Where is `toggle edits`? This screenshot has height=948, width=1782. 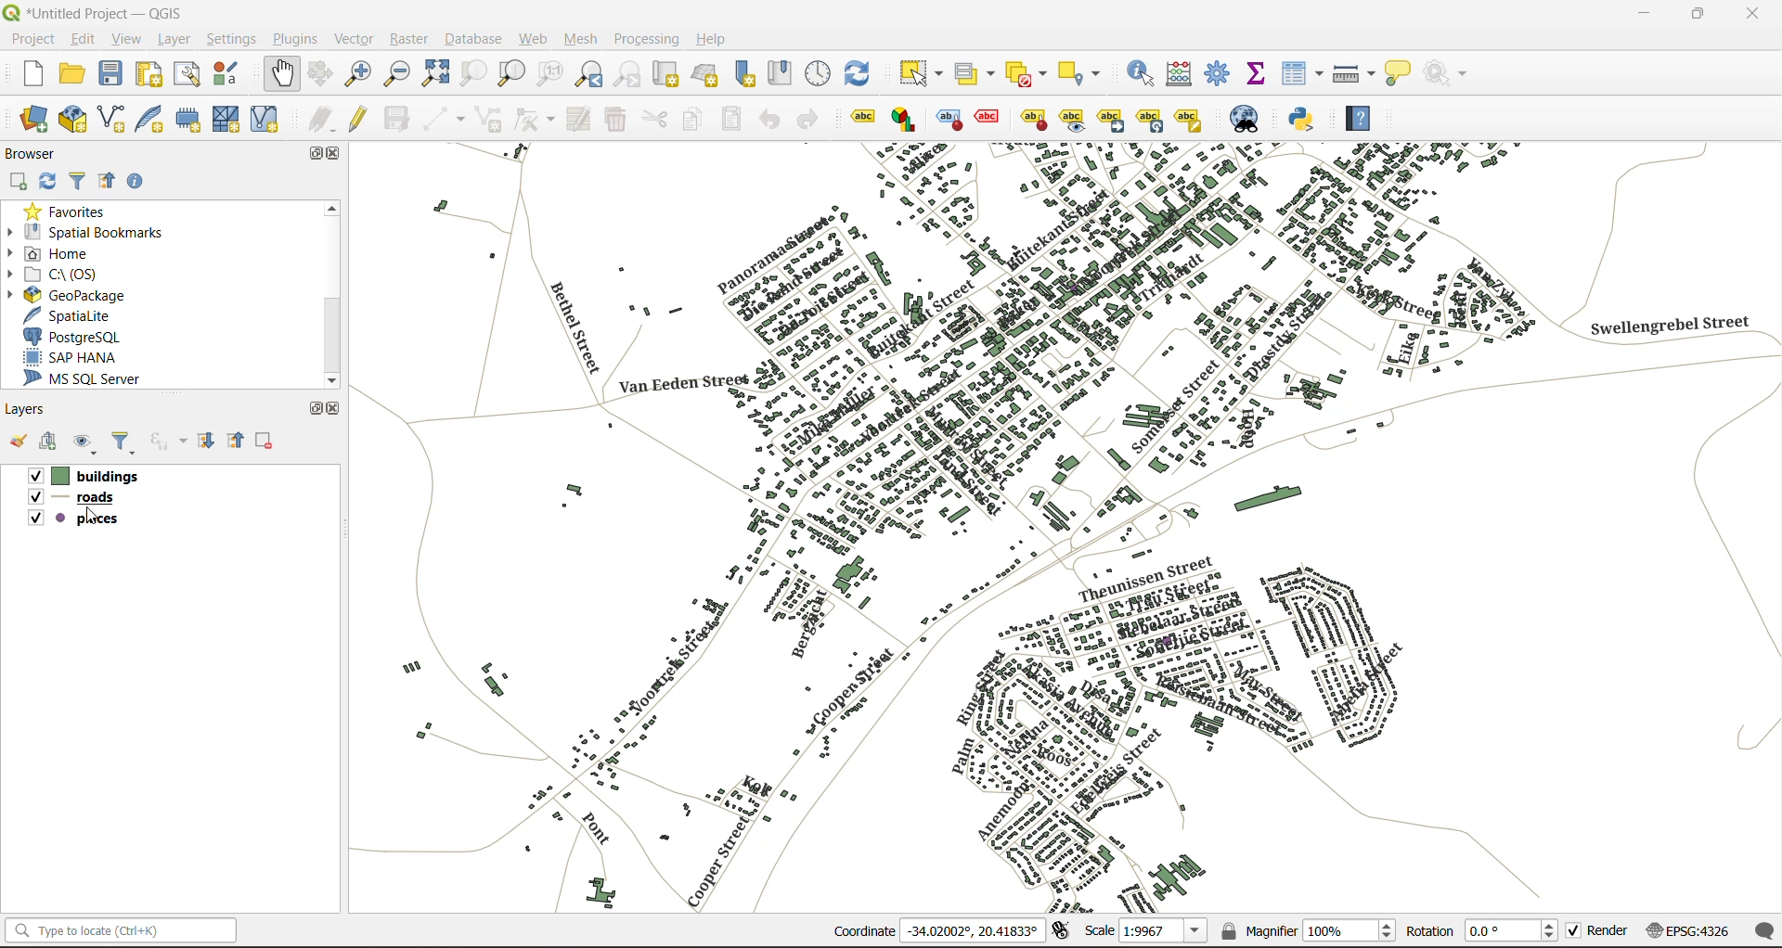
toggle edits is located at coordinates (362, 121).